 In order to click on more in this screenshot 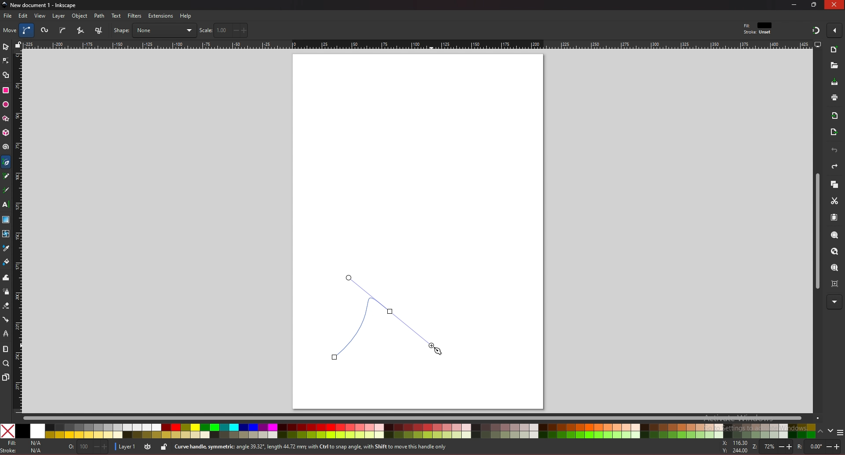, I will do `click(834, 302)`.